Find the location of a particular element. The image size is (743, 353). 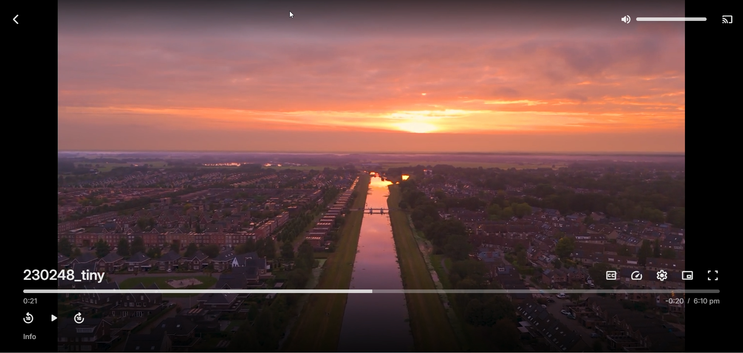

video is located at coordinates (375, 146).